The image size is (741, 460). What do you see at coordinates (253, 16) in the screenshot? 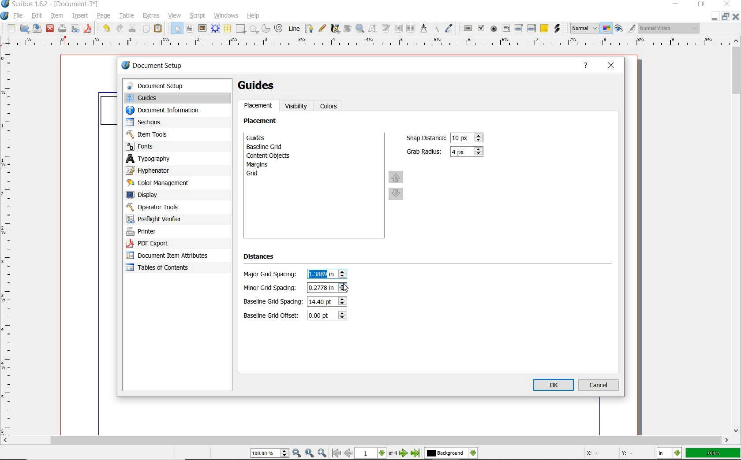
I see `help` at bounding box center [253, 16].